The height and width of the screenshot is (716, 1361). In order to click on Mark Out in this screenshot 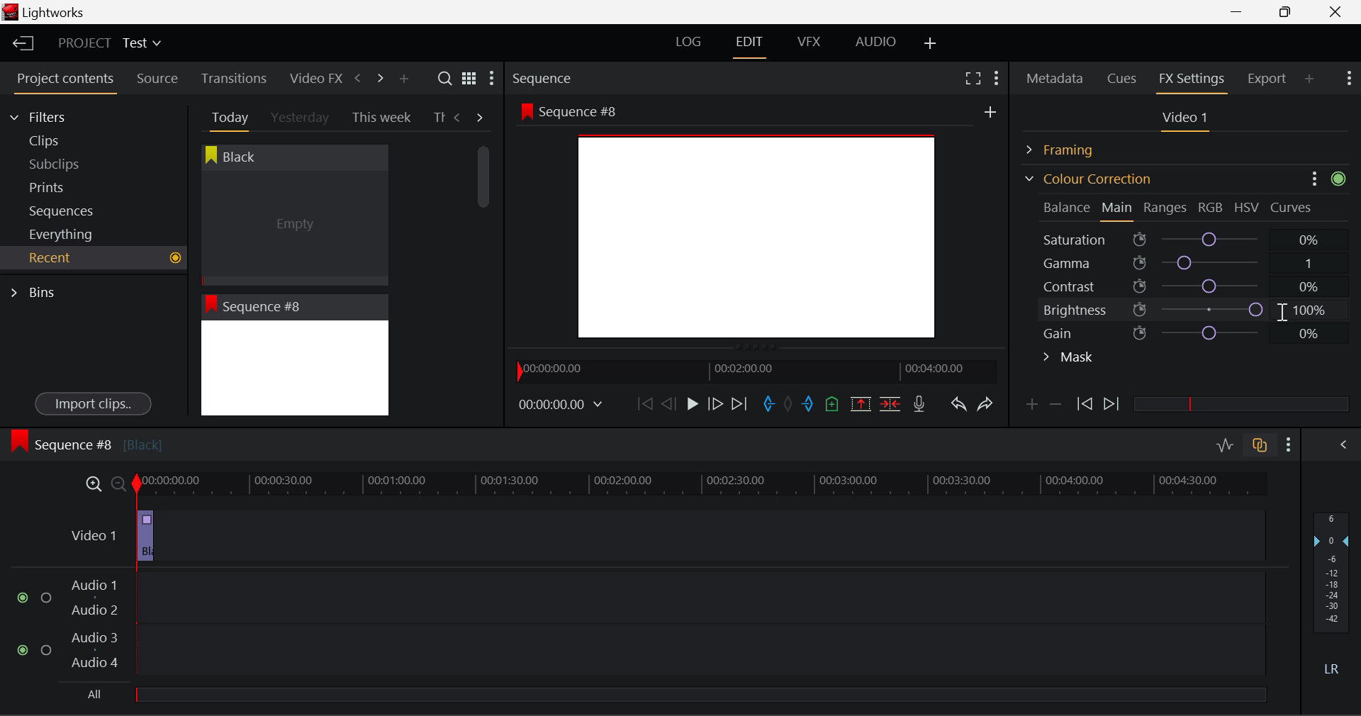, I will do `click(810, 405)`.